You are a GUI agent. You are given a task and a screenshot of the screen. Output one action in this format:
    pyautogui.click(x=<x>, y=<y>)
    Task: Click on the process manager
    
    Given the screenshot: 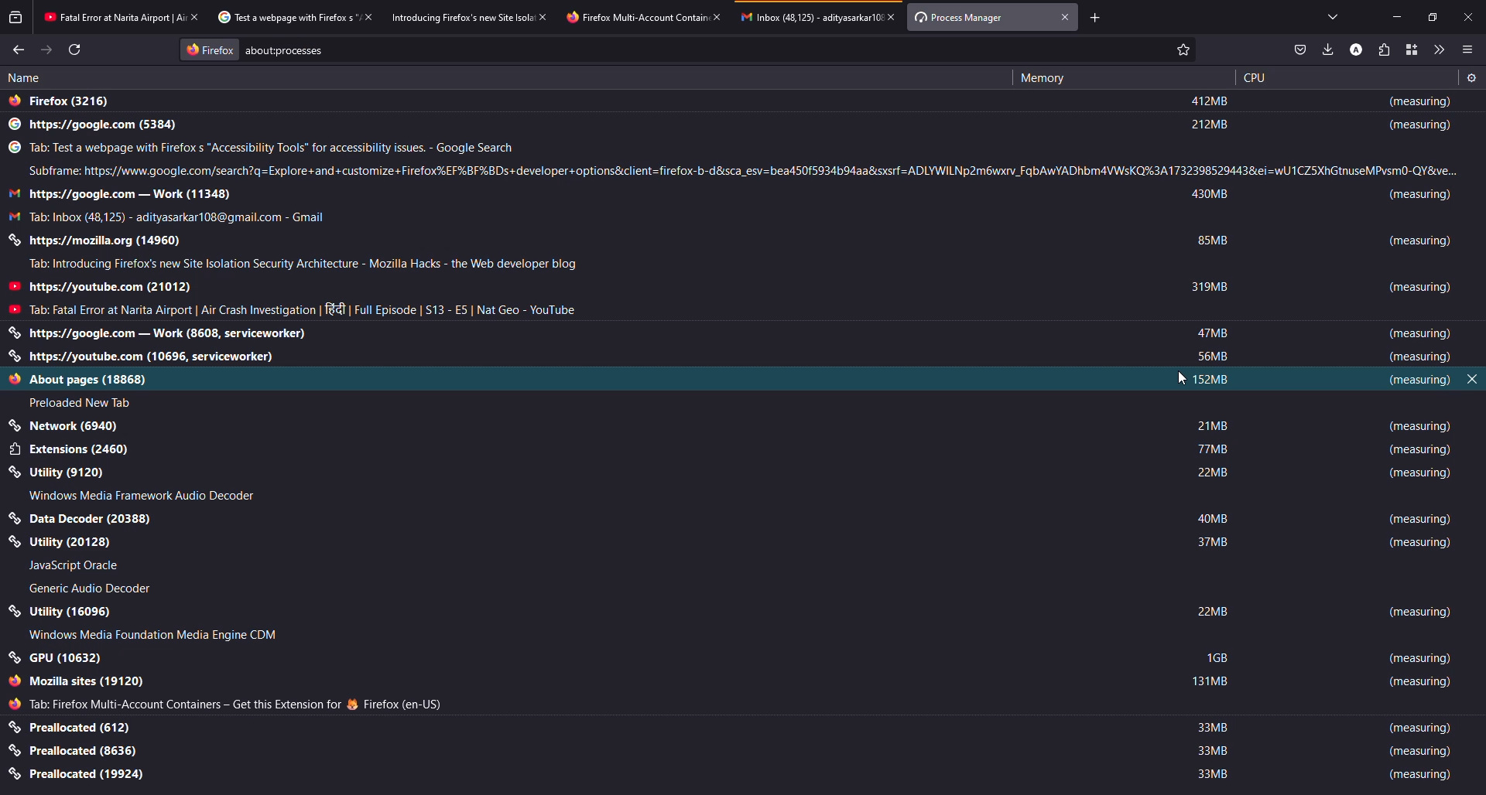 What is the action you would take?
    pyautogui.click(x=967, y=15)
    